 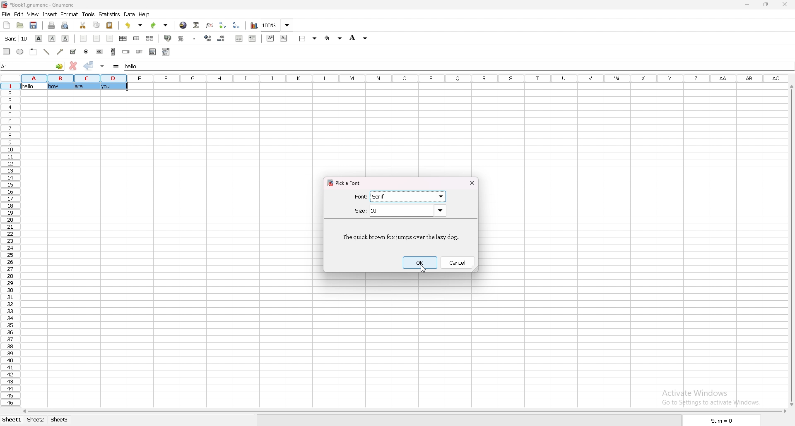 I want to click on font, so click(x=15, y=38).